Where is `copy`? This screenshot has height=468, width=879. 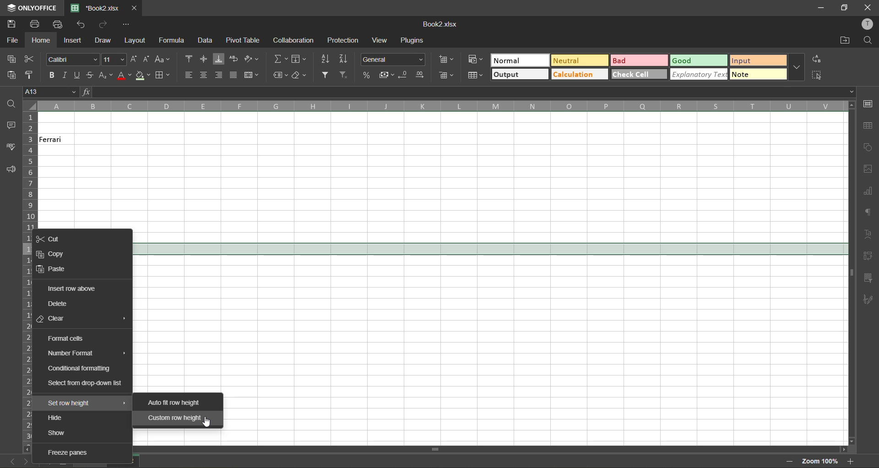
copy is located at coordinates (14, 60).